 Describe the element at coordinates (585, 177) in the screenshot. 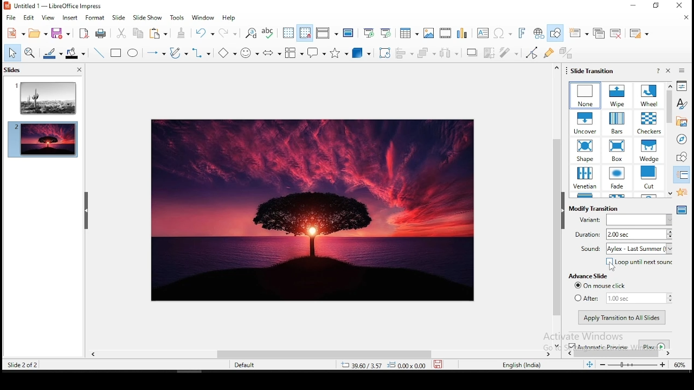

I see `transition effects` at that location.